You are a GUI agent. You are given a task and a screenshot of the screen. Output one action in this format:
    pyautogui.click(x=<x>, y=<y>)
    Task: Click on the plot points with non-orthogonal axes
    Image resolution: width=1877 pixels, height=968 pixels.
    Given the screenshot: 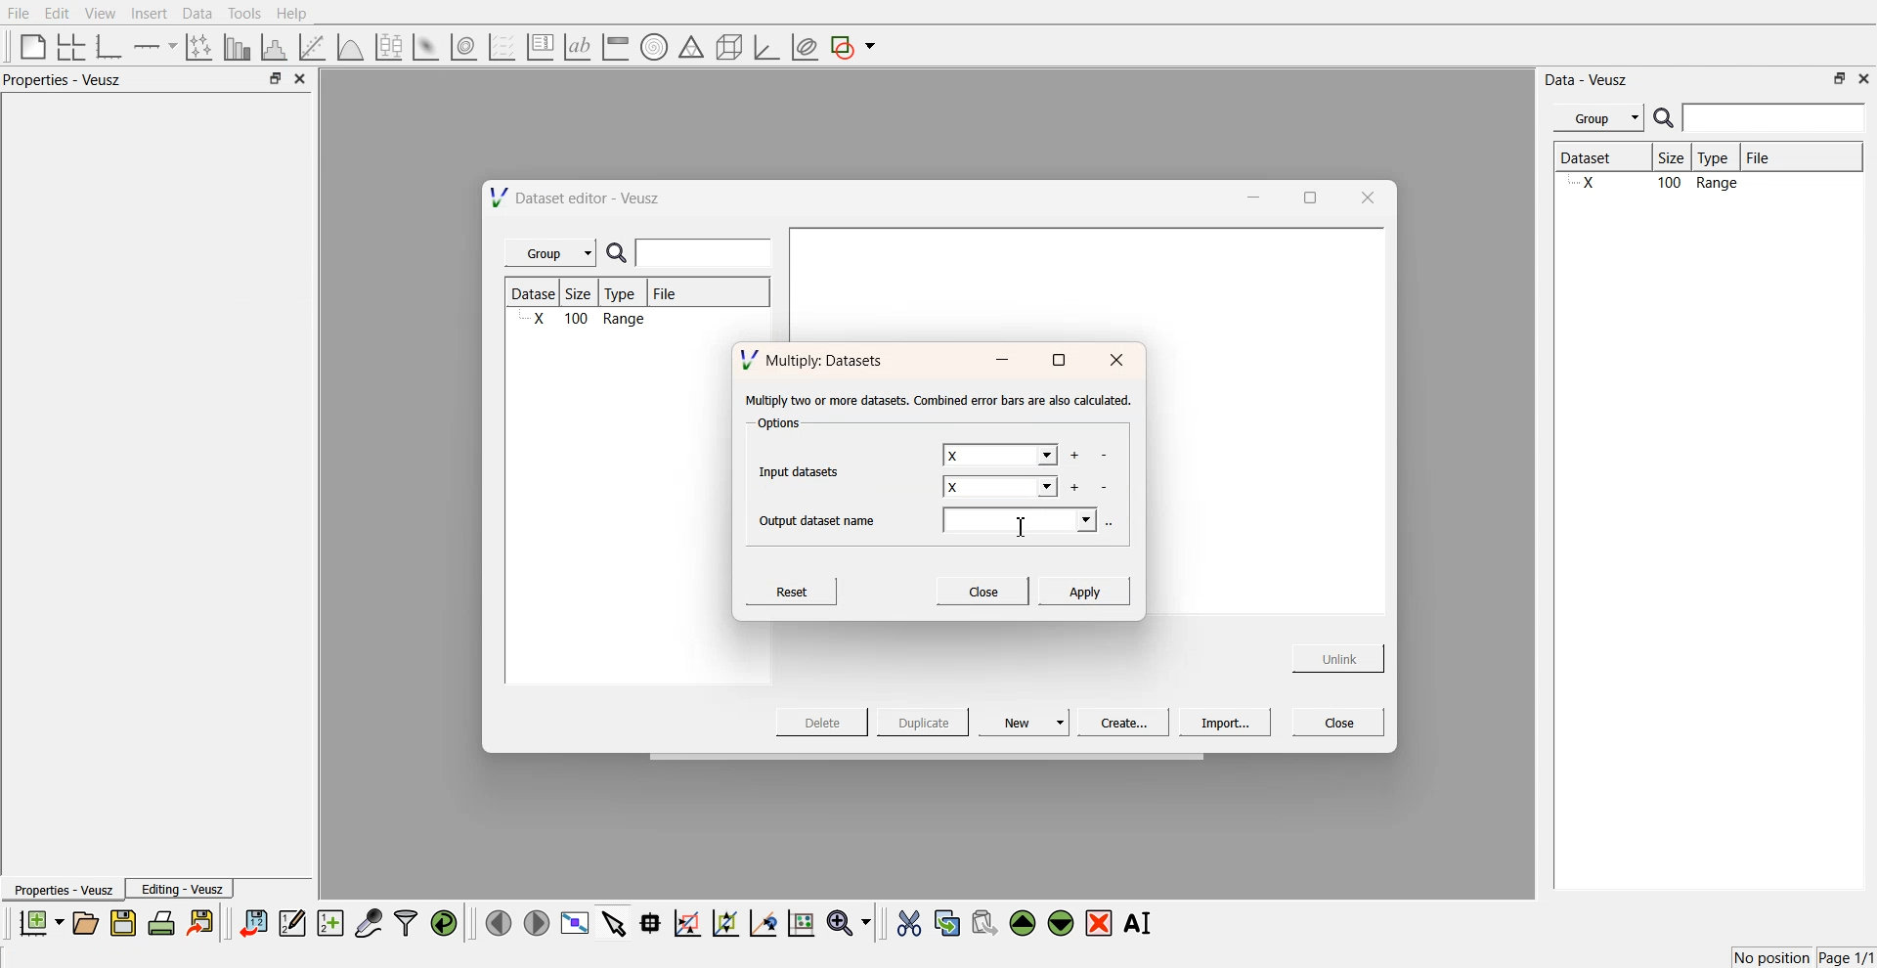 What is the action you would take?
    pyautogui.click(x=197, y=46)
    